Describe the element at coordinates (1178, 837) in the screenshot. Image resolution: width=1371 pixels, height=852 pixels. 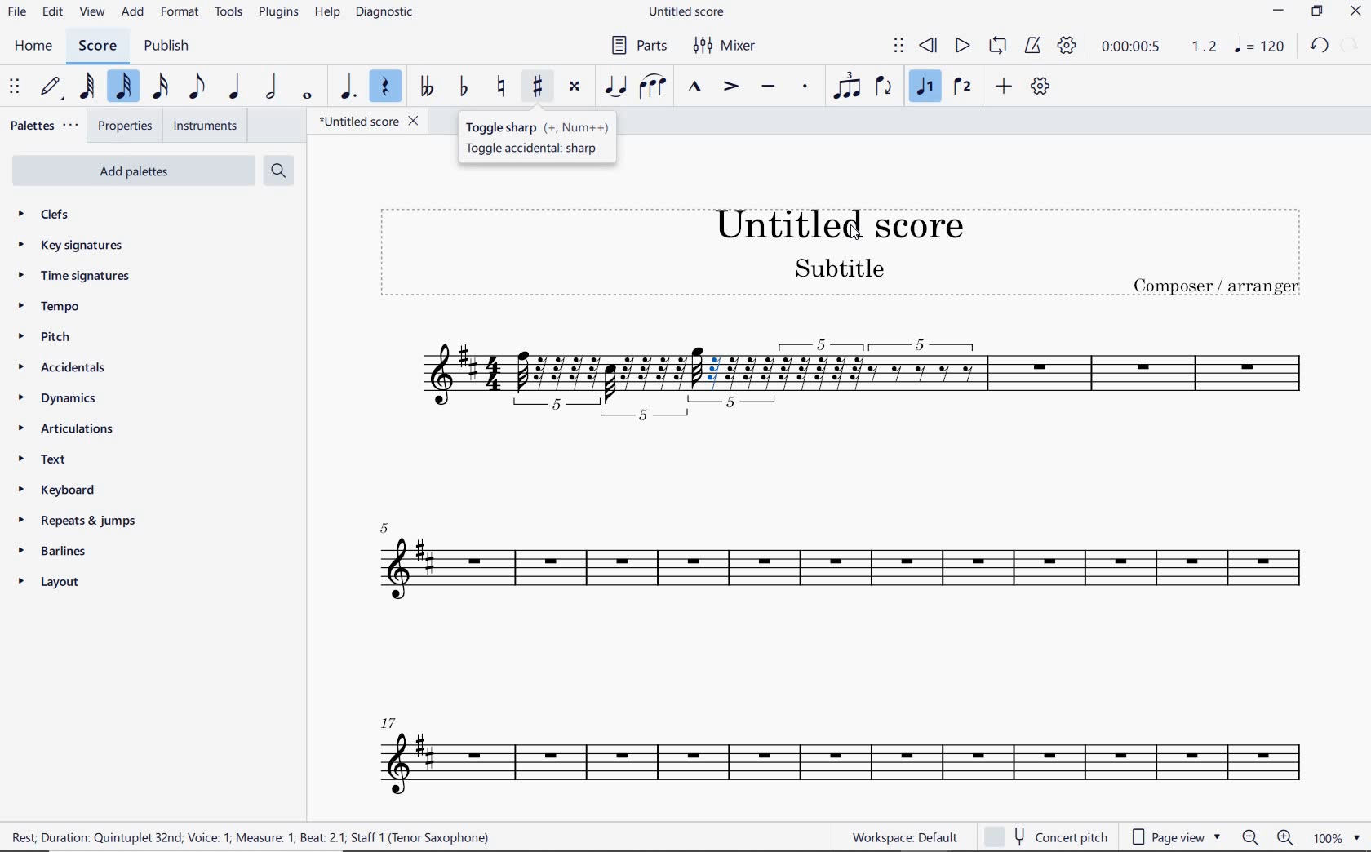
I see `PAGE VIEW` at that location.